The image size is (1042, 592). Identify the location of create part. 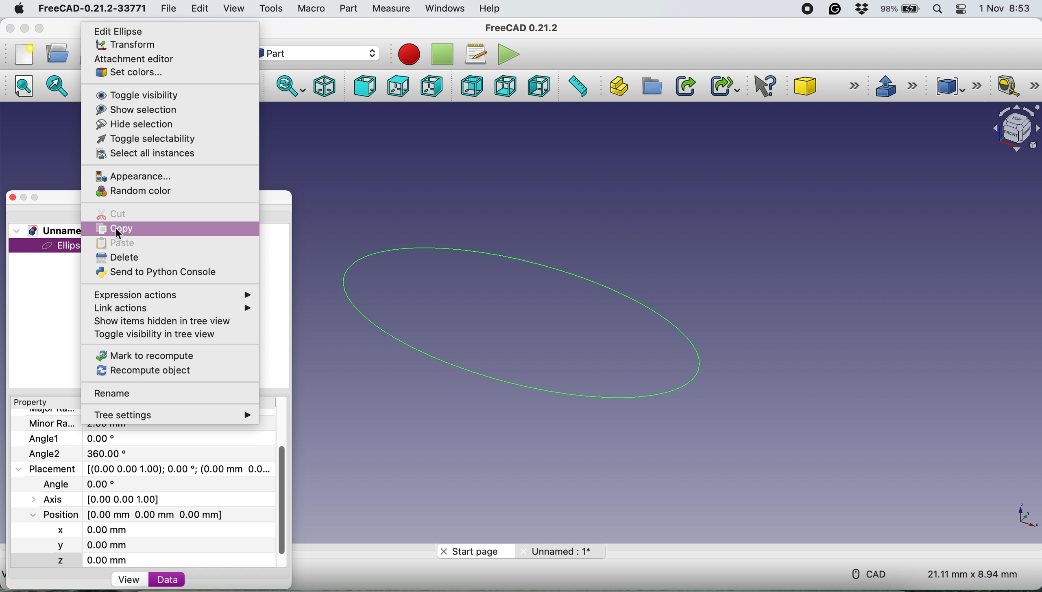
(616, 87).